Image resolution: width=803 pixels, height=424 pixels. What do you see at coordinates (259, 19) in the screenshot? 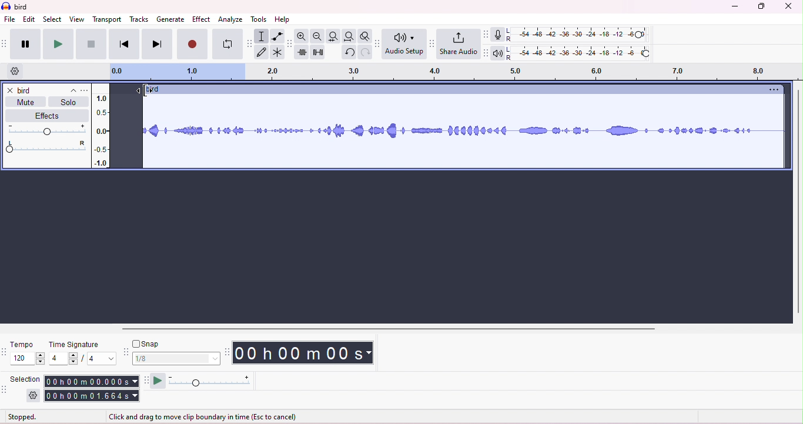
I see `tools` at bounding box center [259, 19].